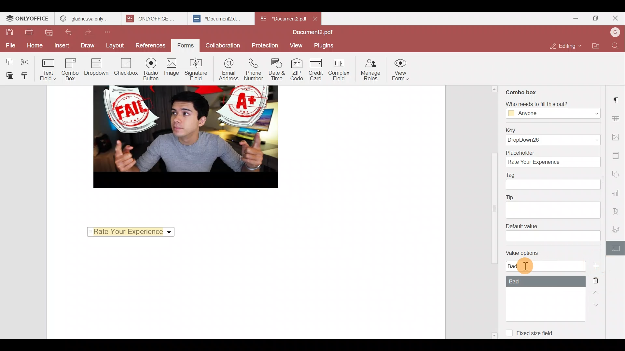  Describe the element at coordinates (571, 19) in the screenshot. I see `Minimize` at that location.